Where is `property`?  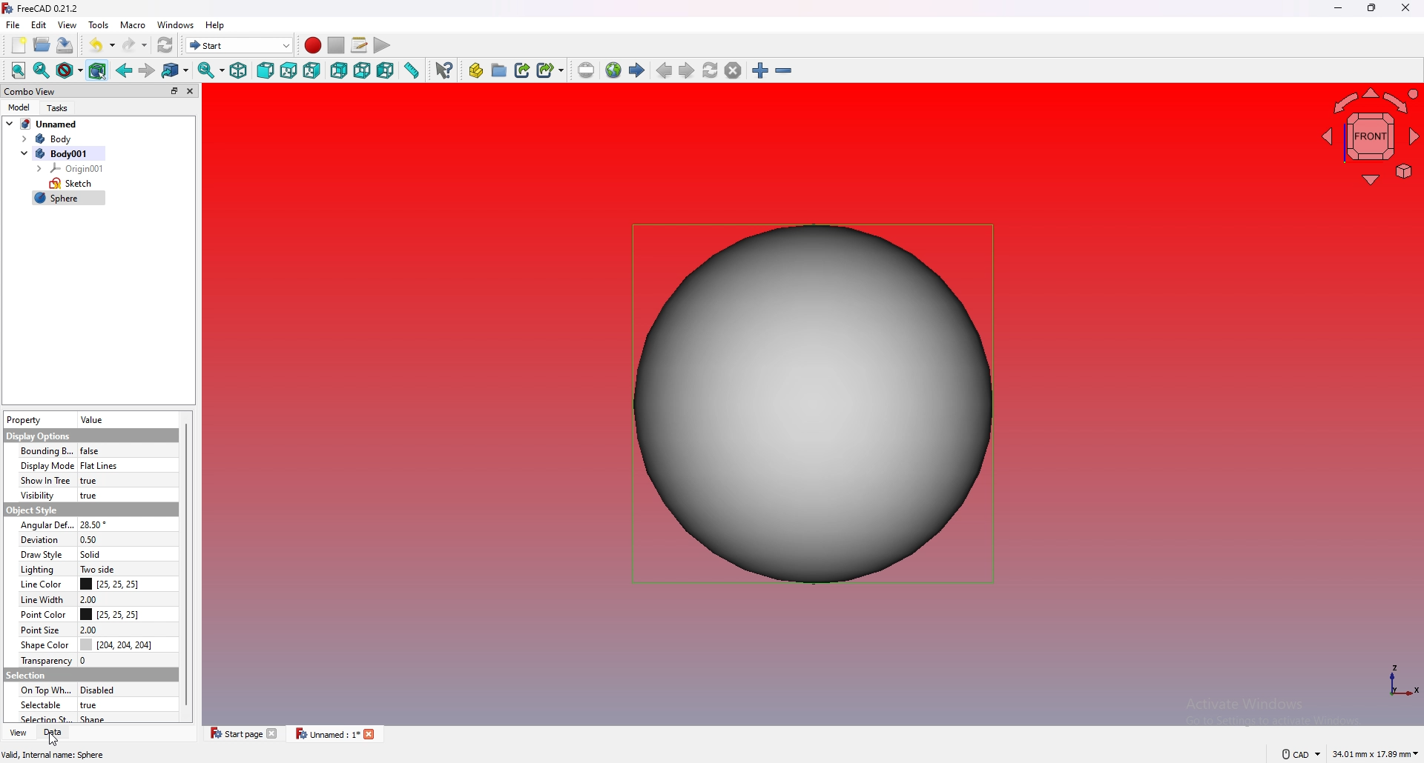 property is located at coordinates (39, 419).